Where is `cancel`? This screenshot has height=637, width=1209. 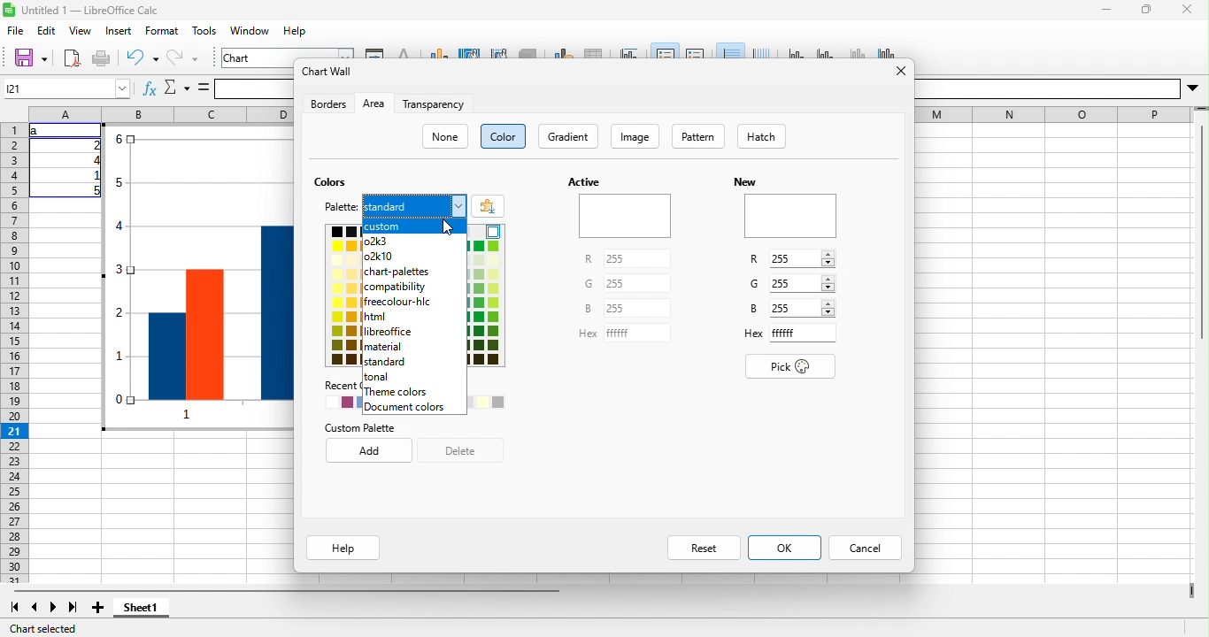 cancel is located at coordinates (865, 548).